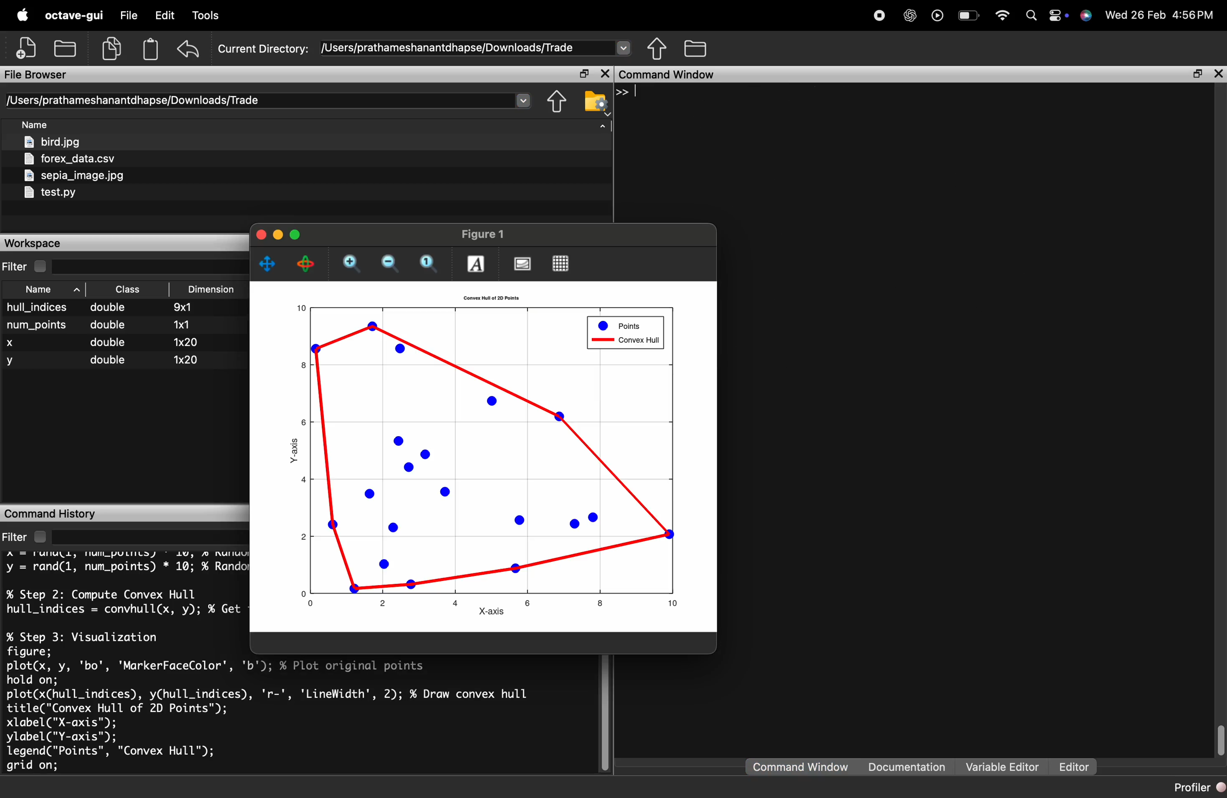  Describe the element at coordinates (391, 264) in the screenshot. I see `zoom out` at that location.